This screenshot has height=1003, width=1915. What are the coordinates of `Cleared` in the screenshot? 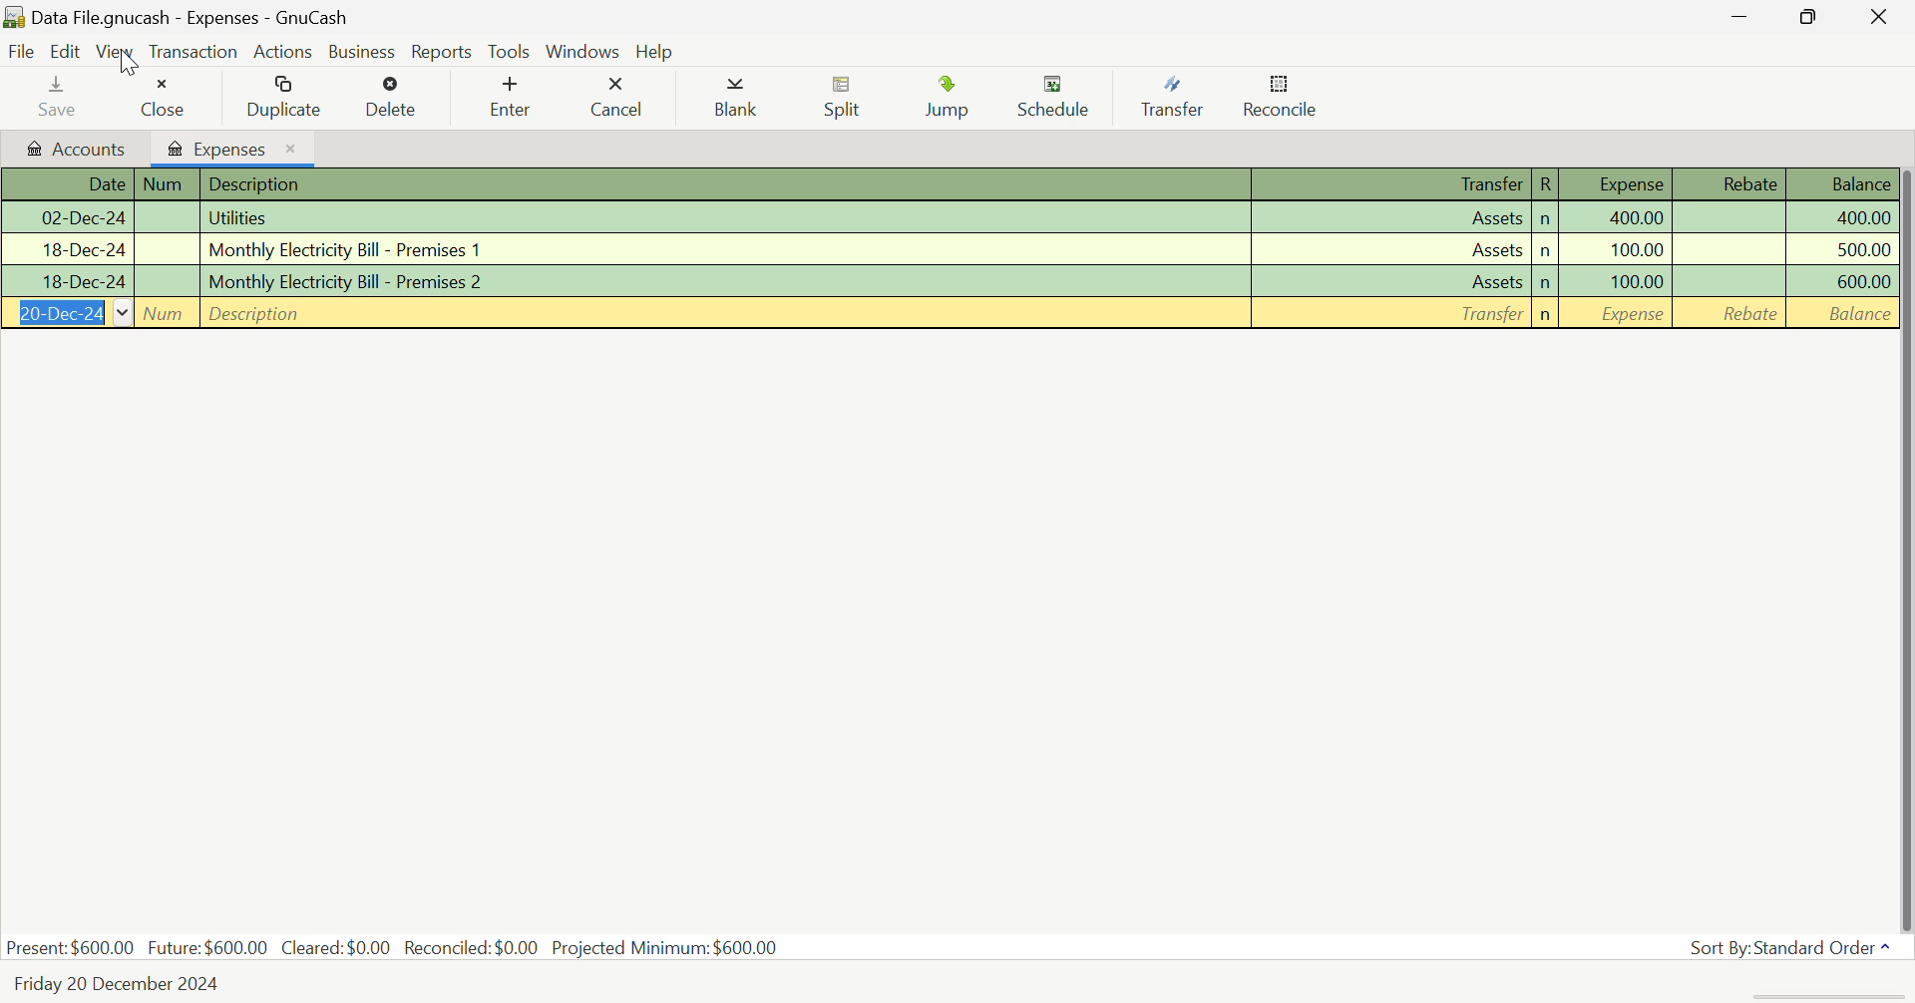 It's located at (336, 948).